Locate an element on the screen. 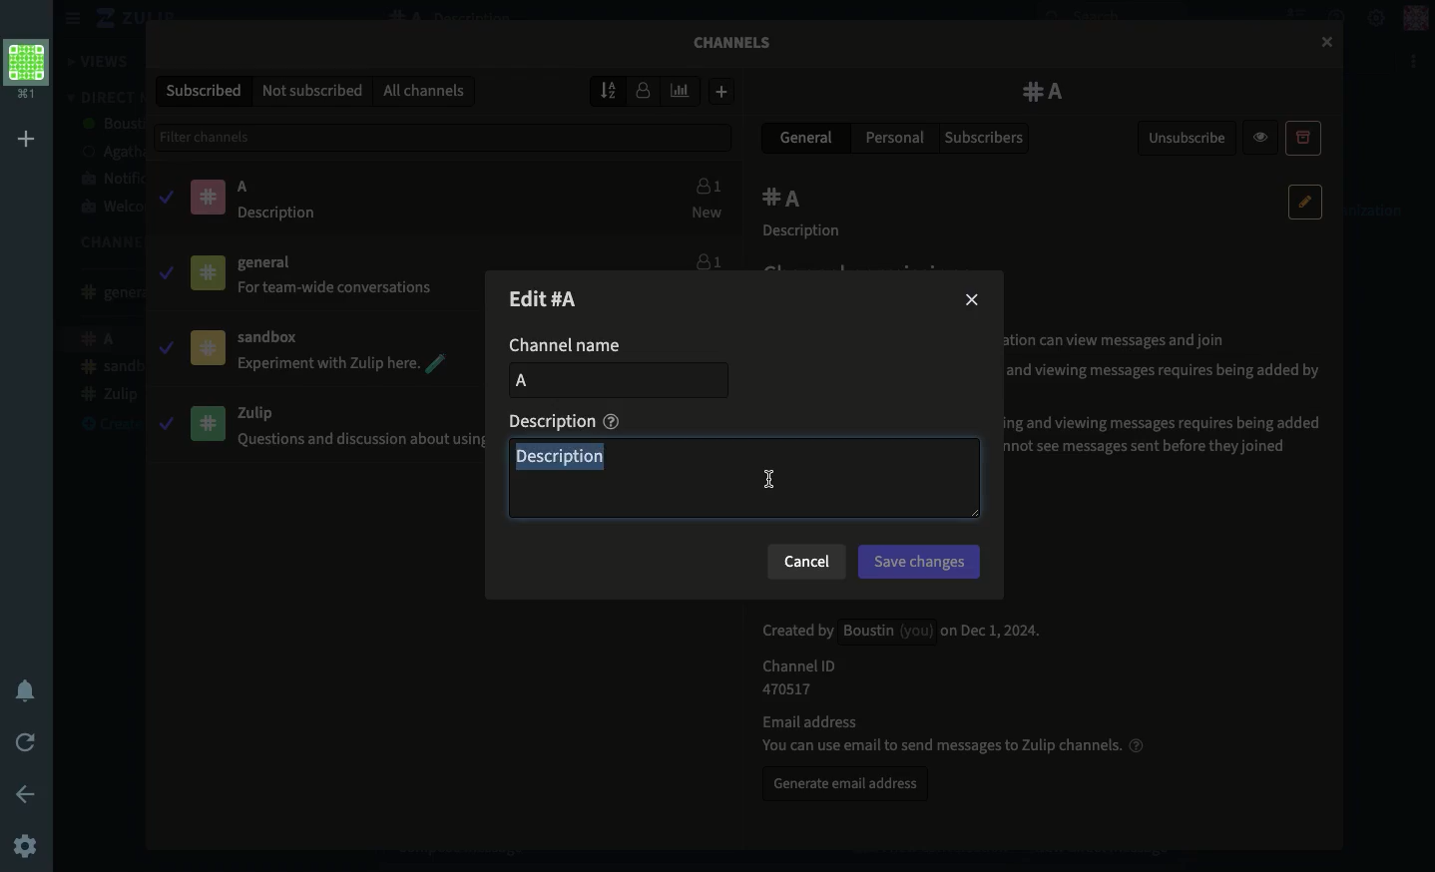 The width and height of the screenshot is (1435, 872). Sort by name is located at coordinates (611, 90).